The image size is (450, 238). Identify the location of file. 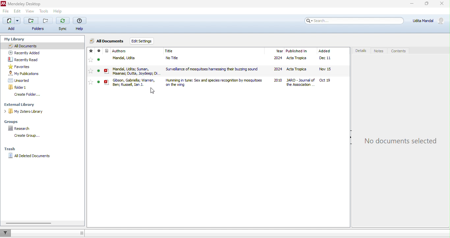
(6, 12).